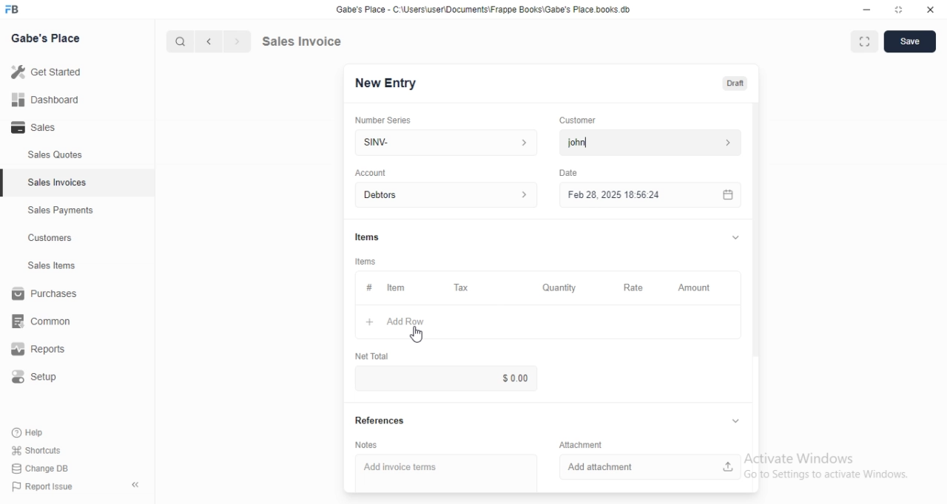 This screenshot has height=504, width=947. What do you see at coordinates (48, 351) in the screenshot?
I see `Reports` at bounding box center [48, 351].